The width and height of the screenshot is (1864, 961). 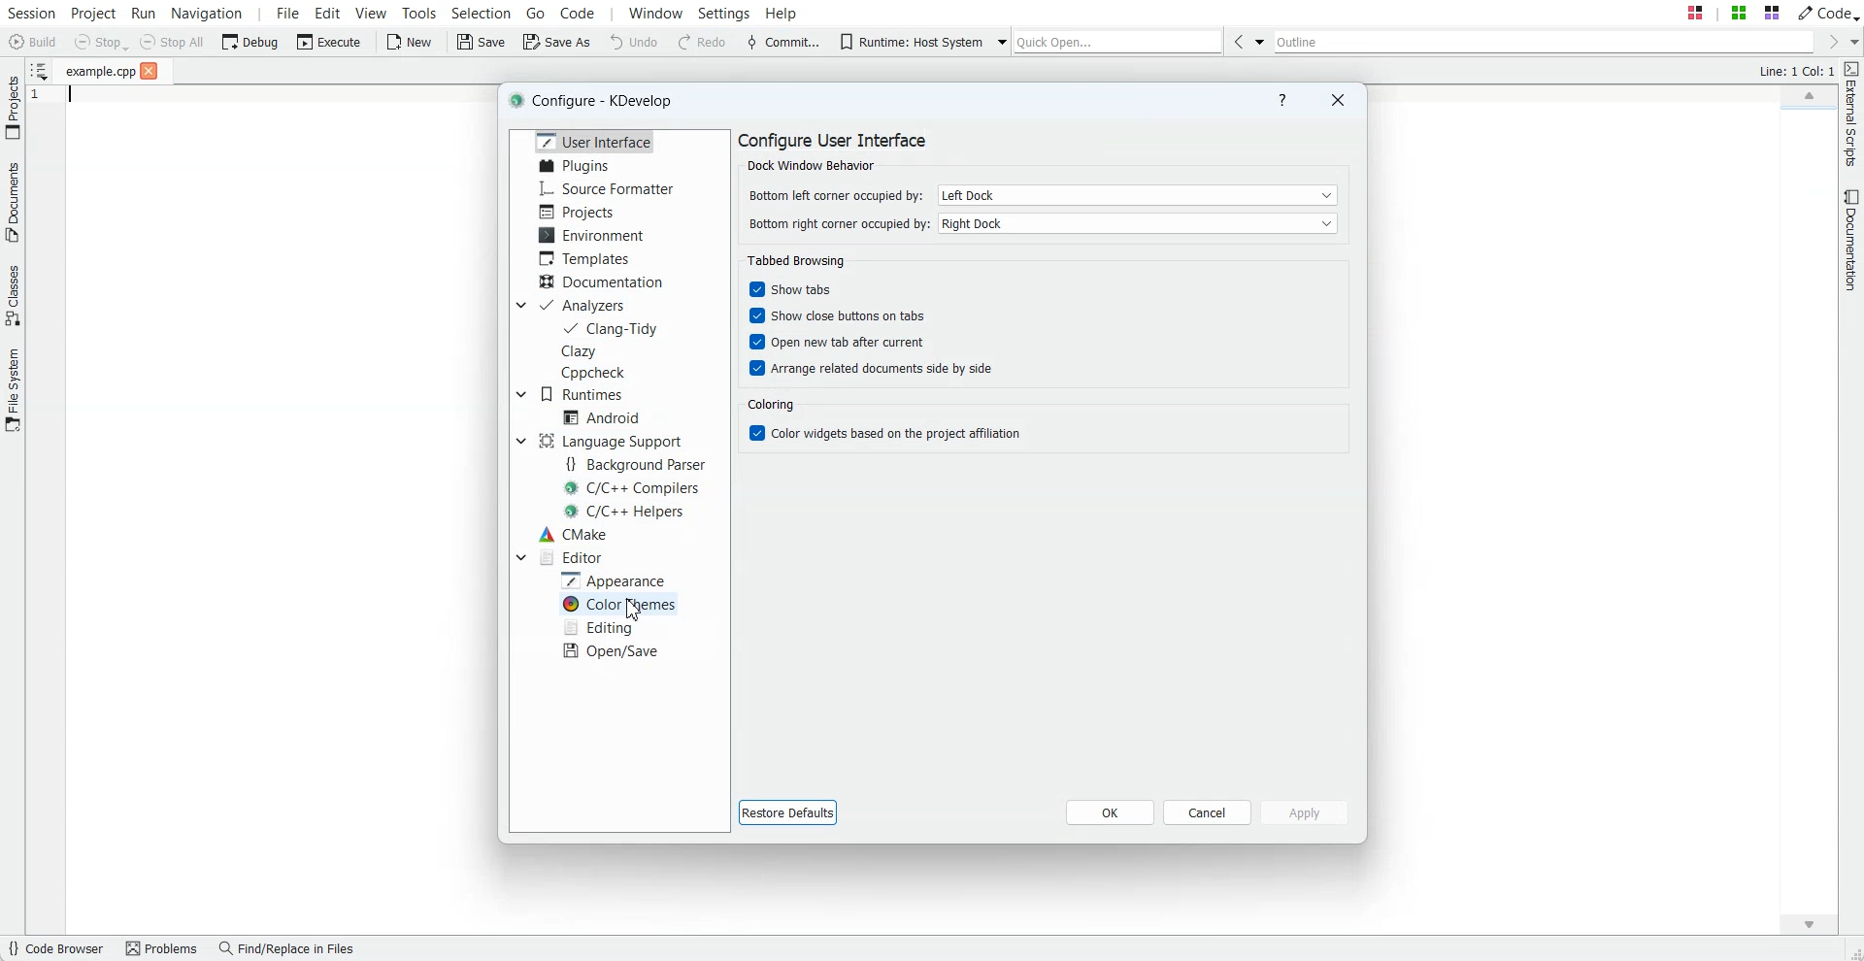 What do you see at coordinates (796, 262) in the screenshot?
I see `Text` at bounding box center [796, 262].